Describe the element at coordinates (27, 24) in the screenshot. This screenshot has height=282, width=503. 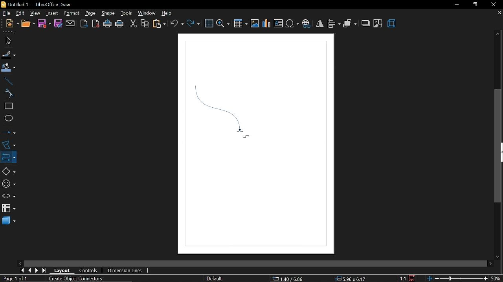
I see `open` at that location.